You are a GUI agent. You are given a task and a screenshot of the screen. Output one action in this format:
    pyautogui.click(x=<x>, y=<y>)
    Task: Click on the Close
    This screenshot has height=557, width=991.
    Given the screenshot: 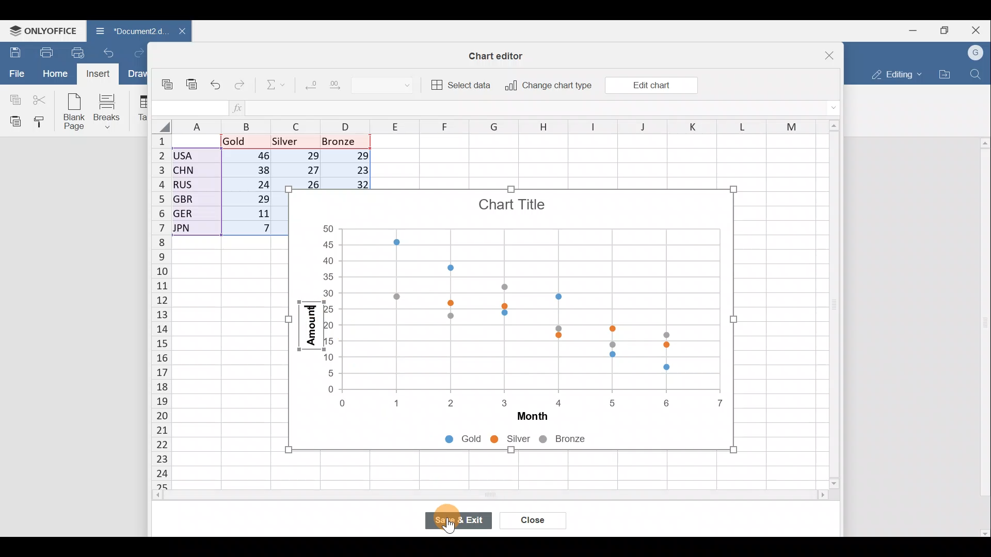 What is the action you would take?
    pyautogui.click(x=978, y=28)
    